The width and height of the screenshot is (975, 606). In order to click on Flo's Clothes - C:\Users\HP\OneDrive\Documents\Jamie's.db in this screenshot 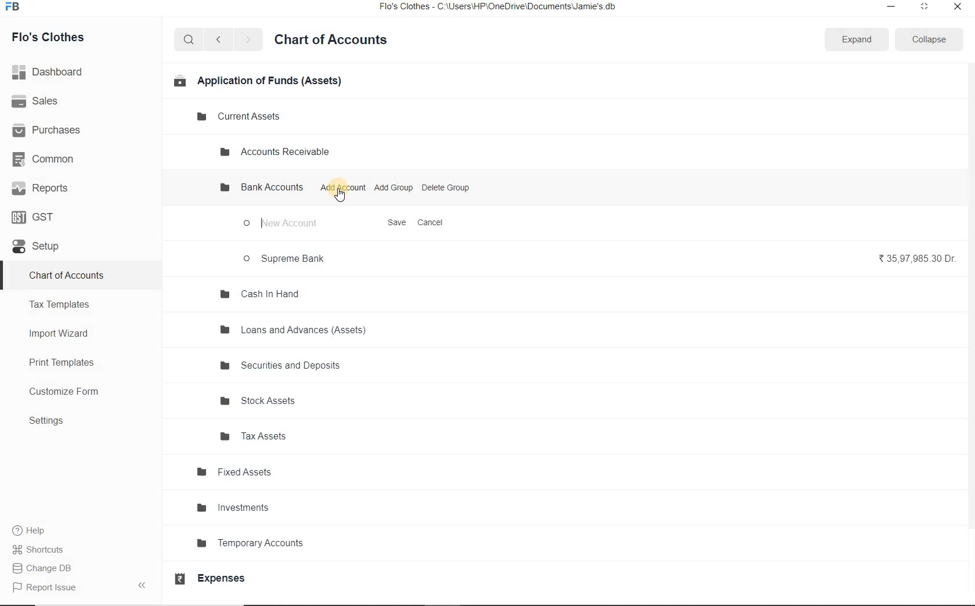, I will do `click(499, 8)`.